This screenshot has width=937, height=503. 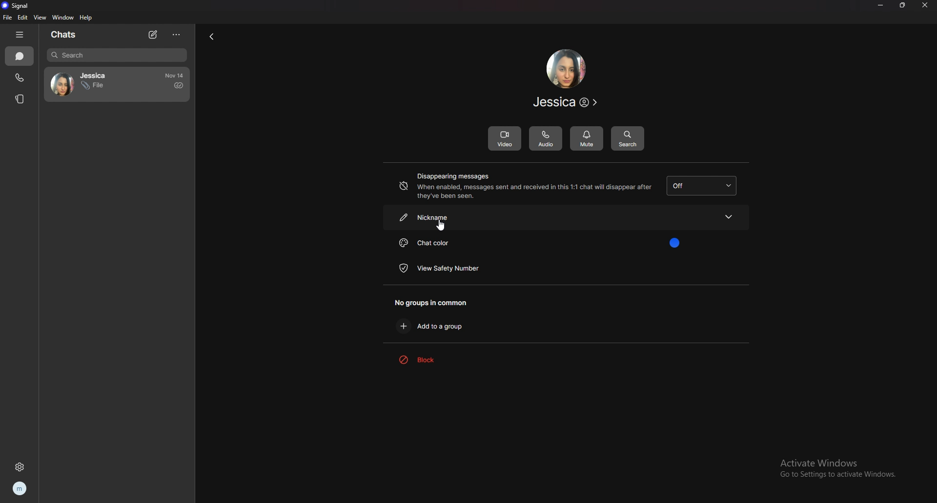 What do you see at coordinates (927, 5) in the screenshot?
I see `close` at bounding box center [927, 5].